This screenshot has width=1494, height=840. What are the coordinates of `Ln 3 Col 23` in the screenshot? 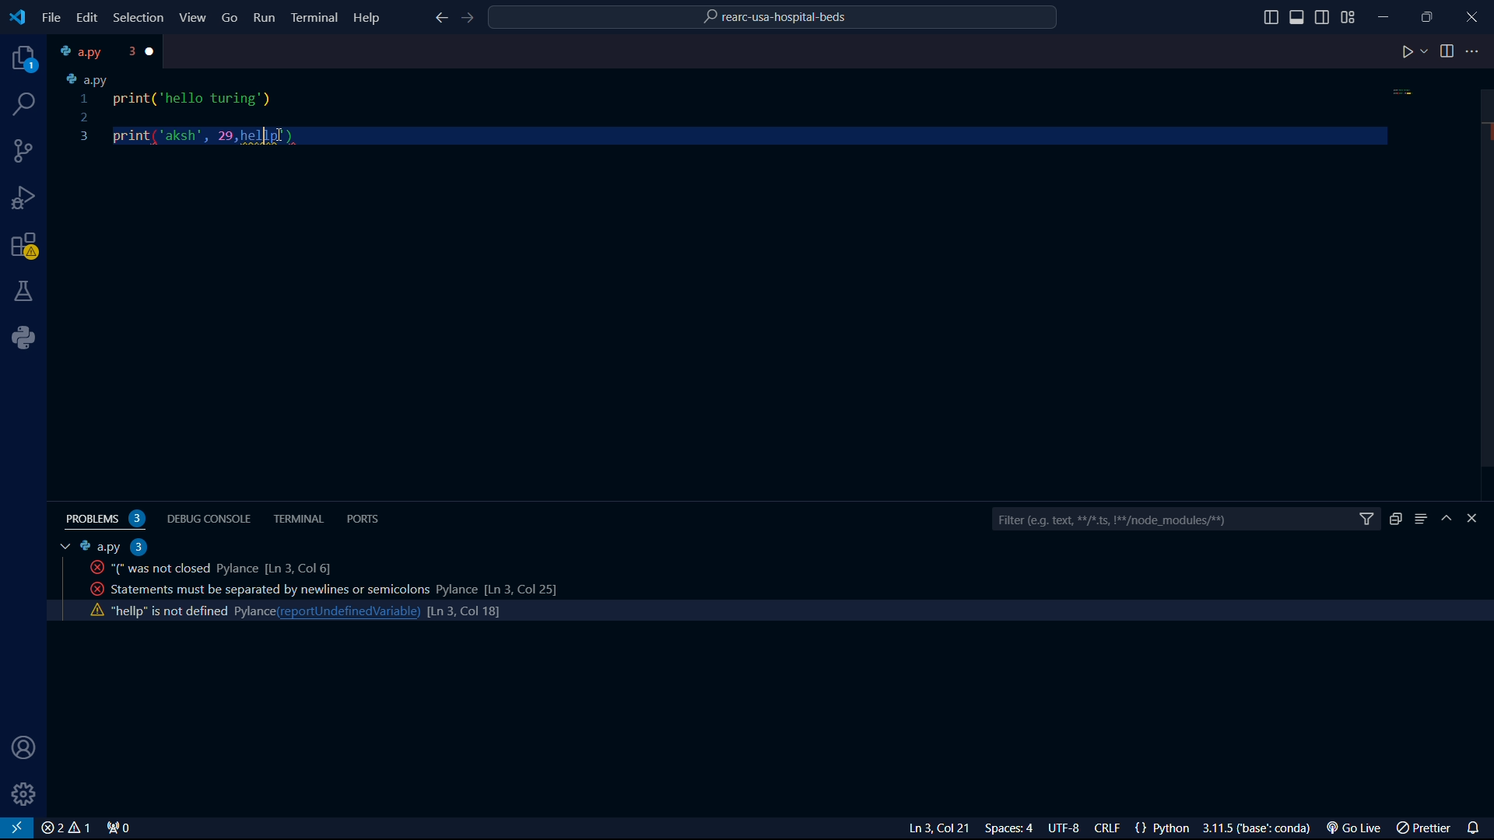 It's located at (921, 828).